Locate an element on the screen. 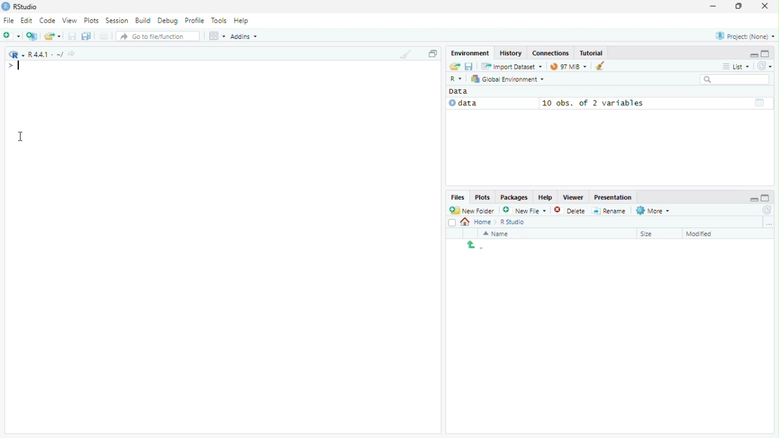 This screenshot has height=438, width=779. Session is located at coordinates (117, 20).